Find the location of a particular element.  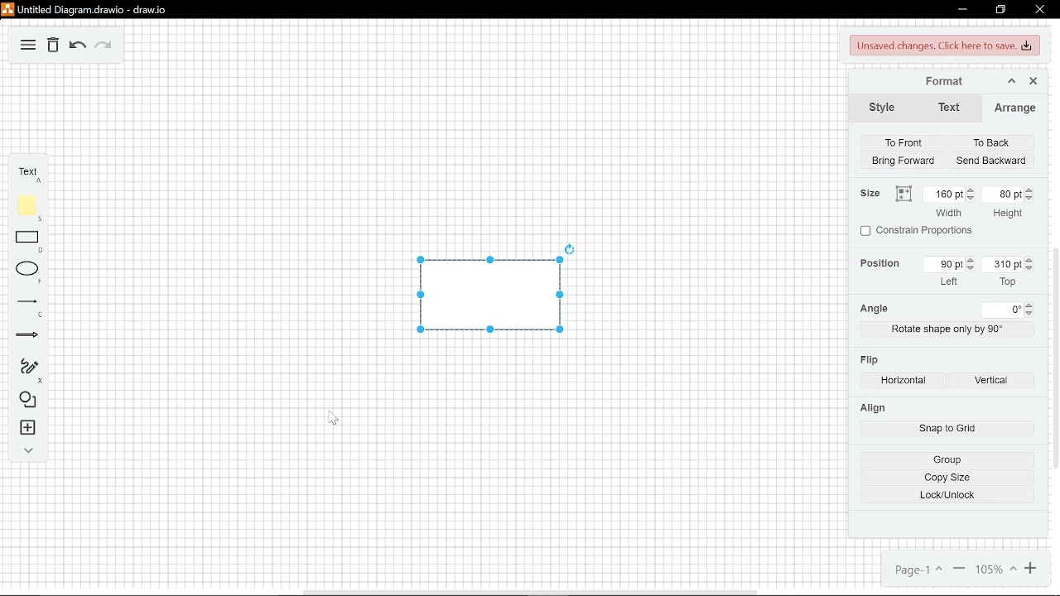

decrease current angle is located at coordinates (1029, 315).